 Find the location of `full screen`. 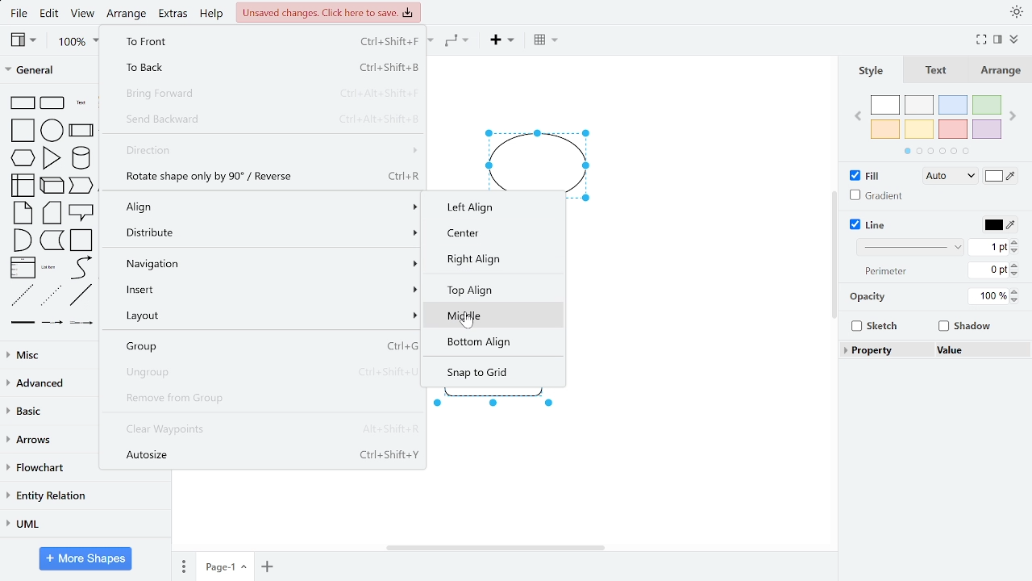

full screen is located at coordinates (980, 40).